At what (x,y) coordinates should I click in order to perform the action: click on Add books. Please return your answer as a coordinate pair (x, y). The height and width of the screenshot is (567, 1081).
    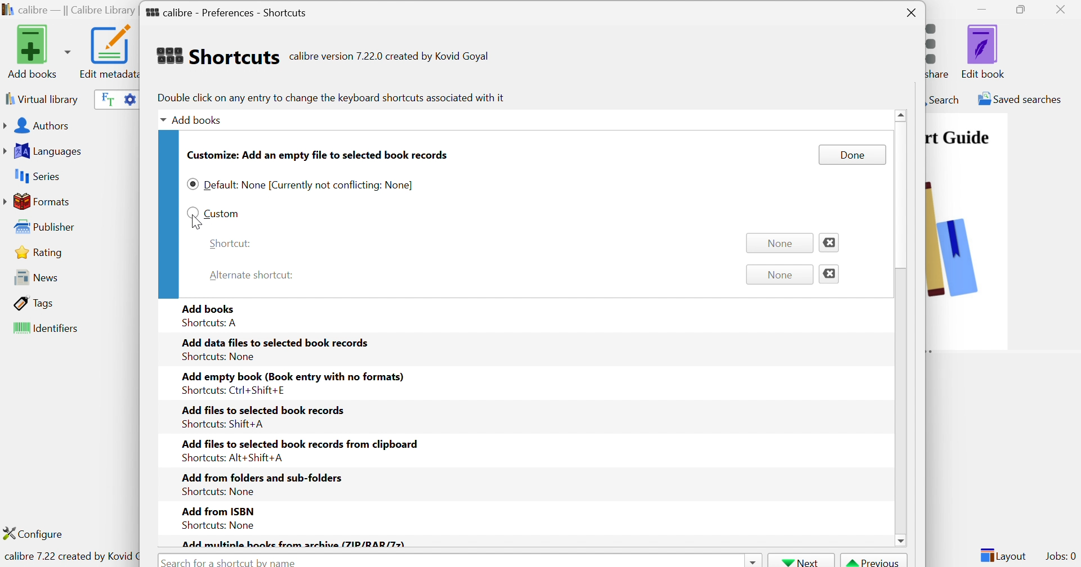
    Looking at the image, I should click on (209, 307).